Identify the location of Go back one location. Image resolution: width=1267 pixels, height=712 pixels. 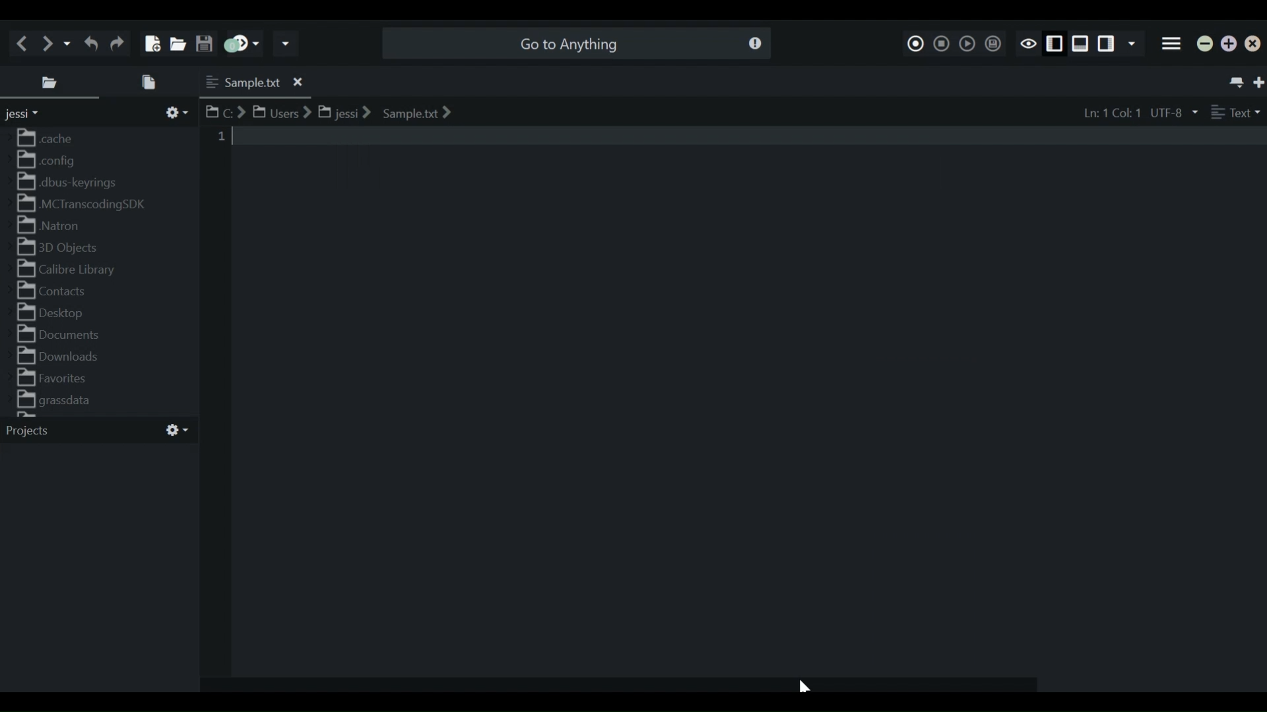
(22, 42).